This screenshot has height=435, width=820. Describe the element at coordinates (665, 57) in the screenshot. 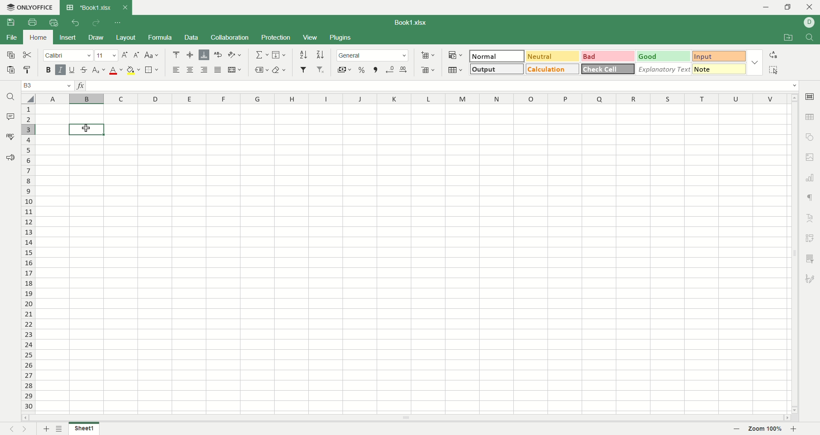

I see `good` at that location.